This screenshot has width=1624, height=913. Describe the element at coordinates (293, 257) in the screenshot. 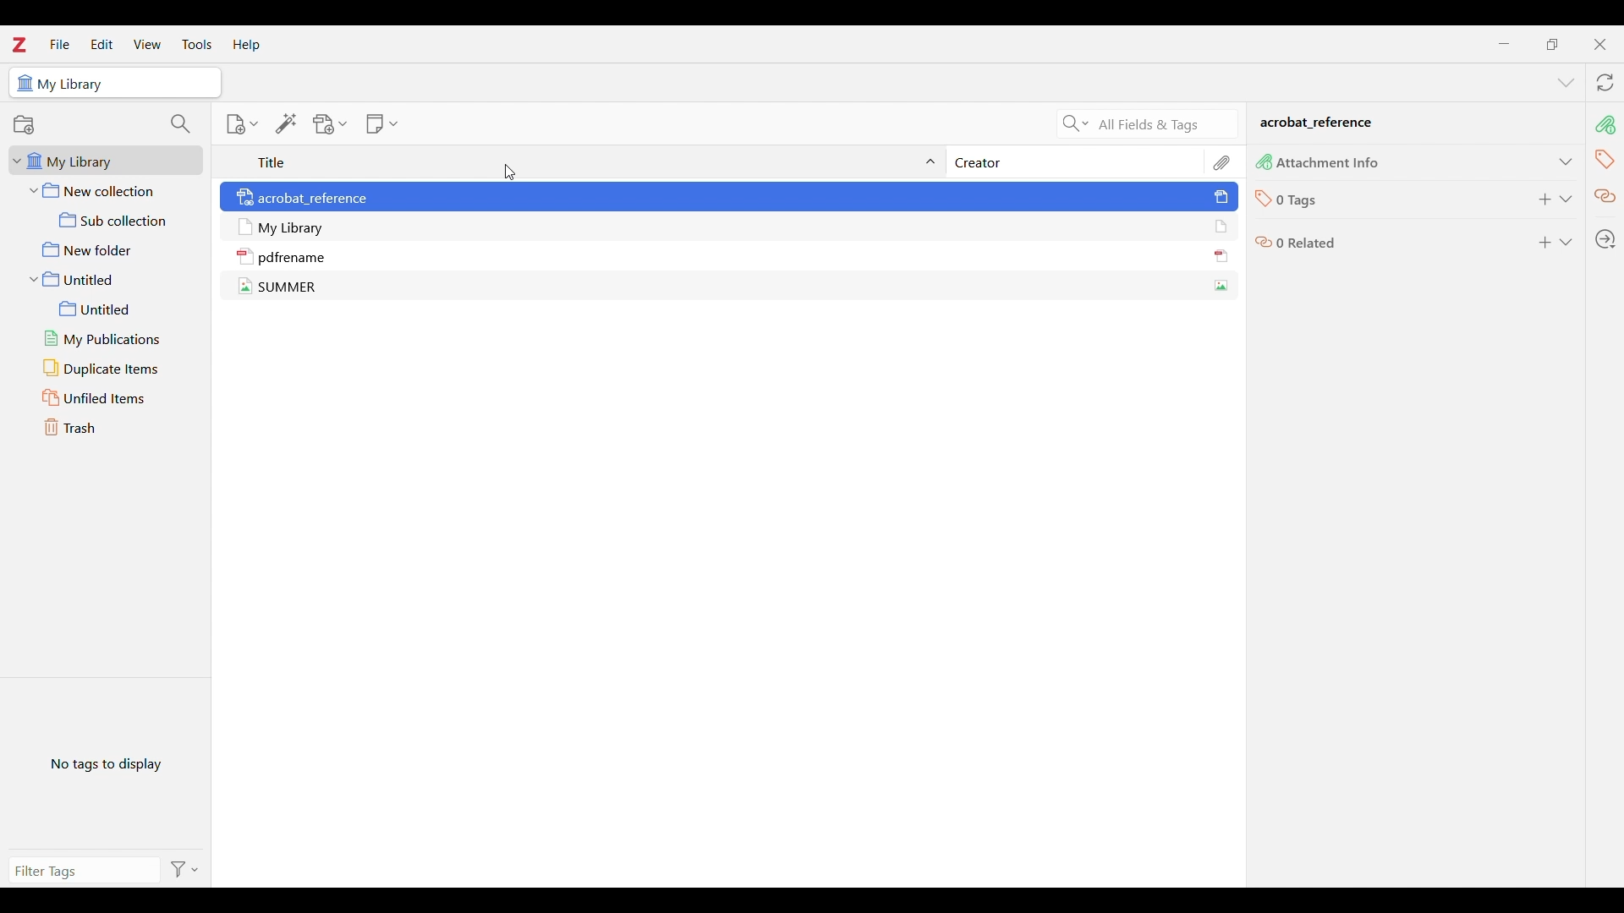

I see `pdfrename` at that location.